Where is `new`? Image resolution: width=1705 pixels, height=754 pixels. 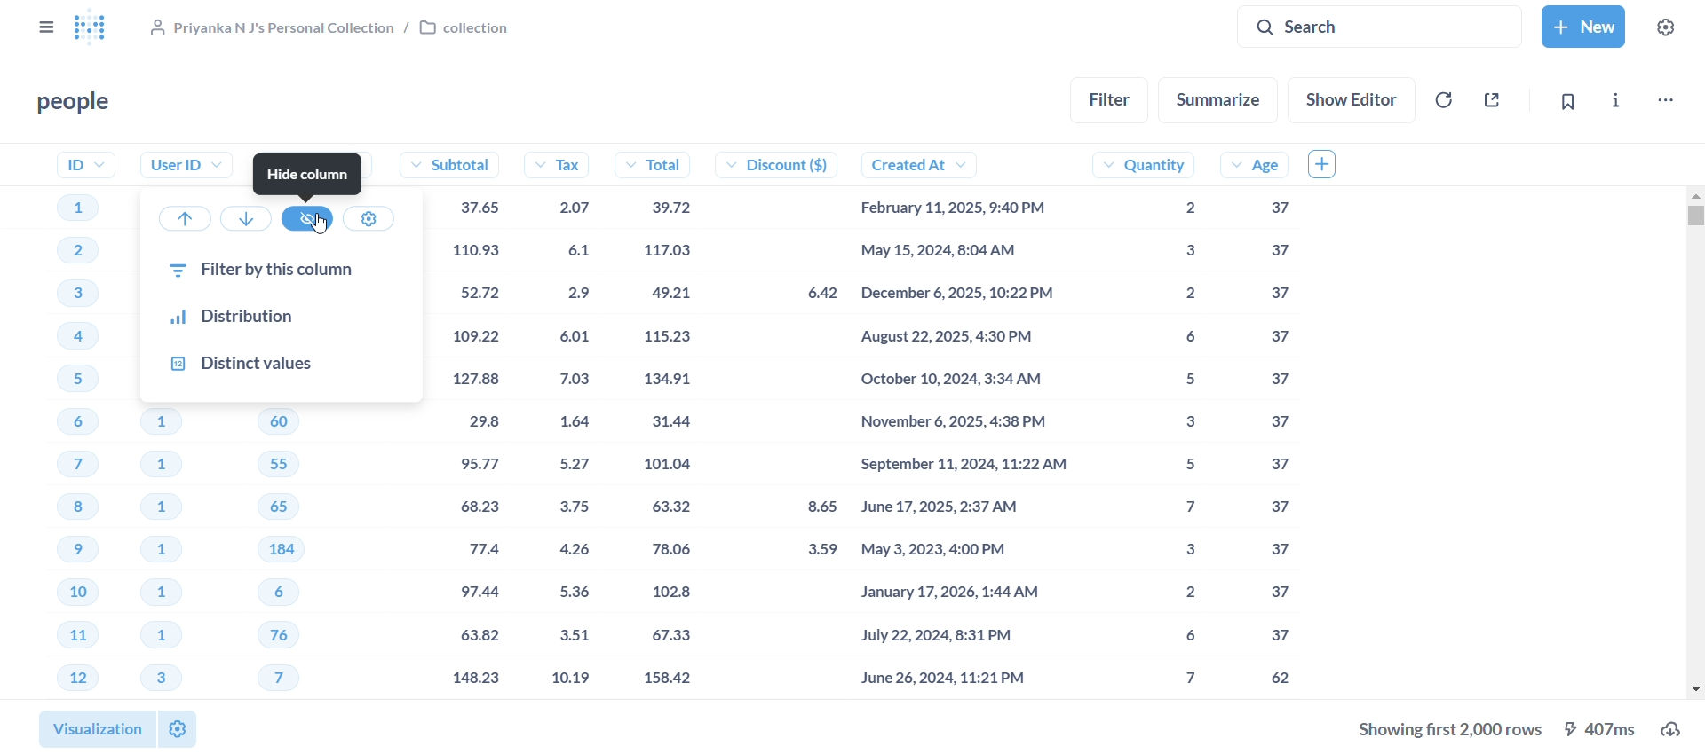 new is located at coordinates (1584, 26).